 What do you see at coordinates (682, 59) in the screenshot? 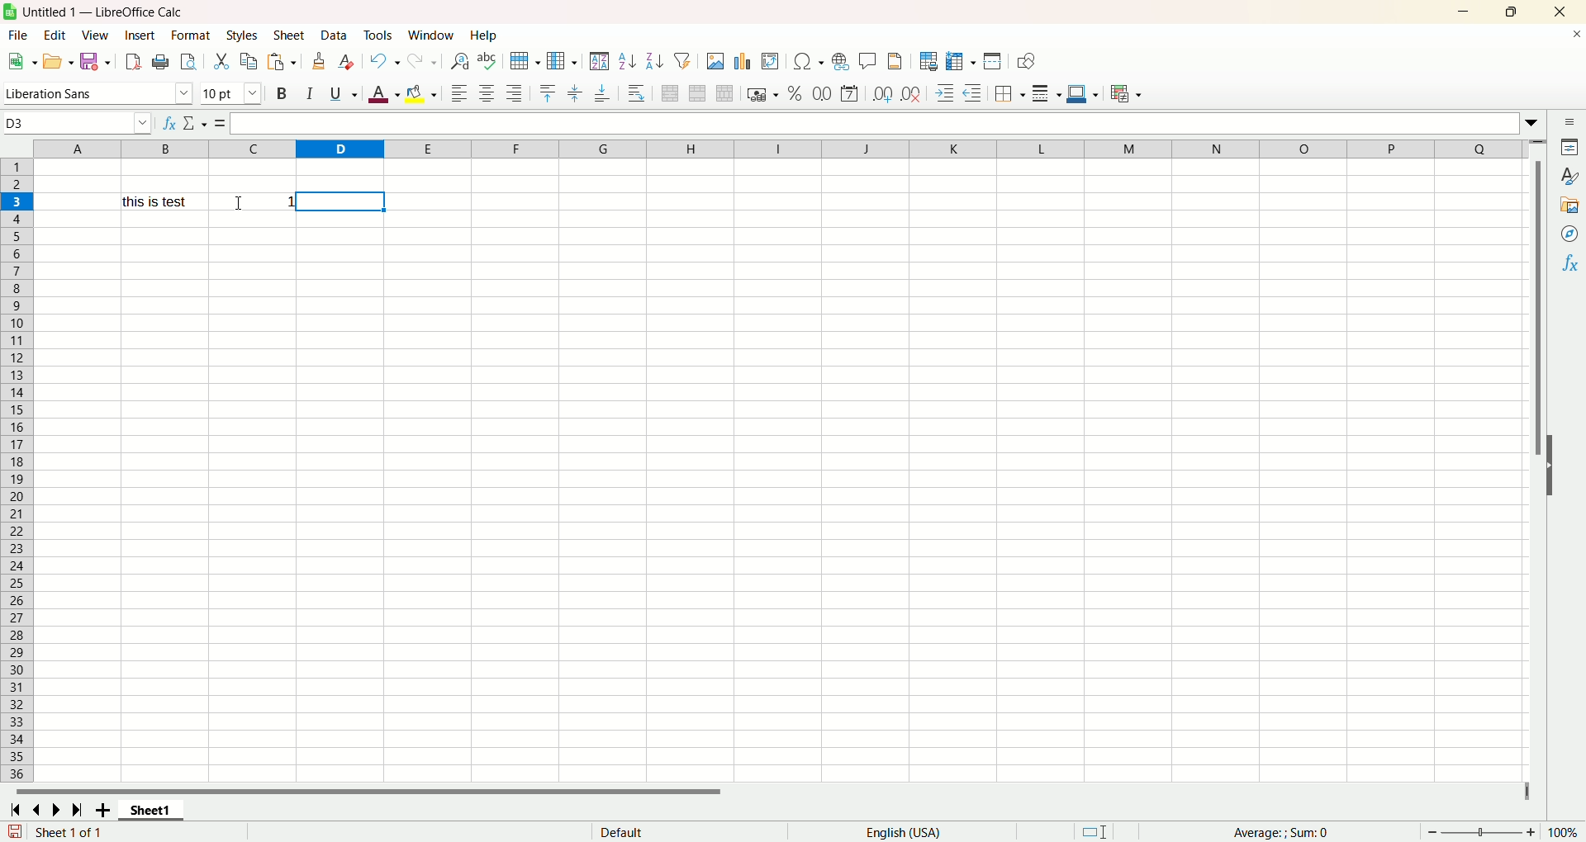
I see `auto filter` at bounding box center [682, 59].